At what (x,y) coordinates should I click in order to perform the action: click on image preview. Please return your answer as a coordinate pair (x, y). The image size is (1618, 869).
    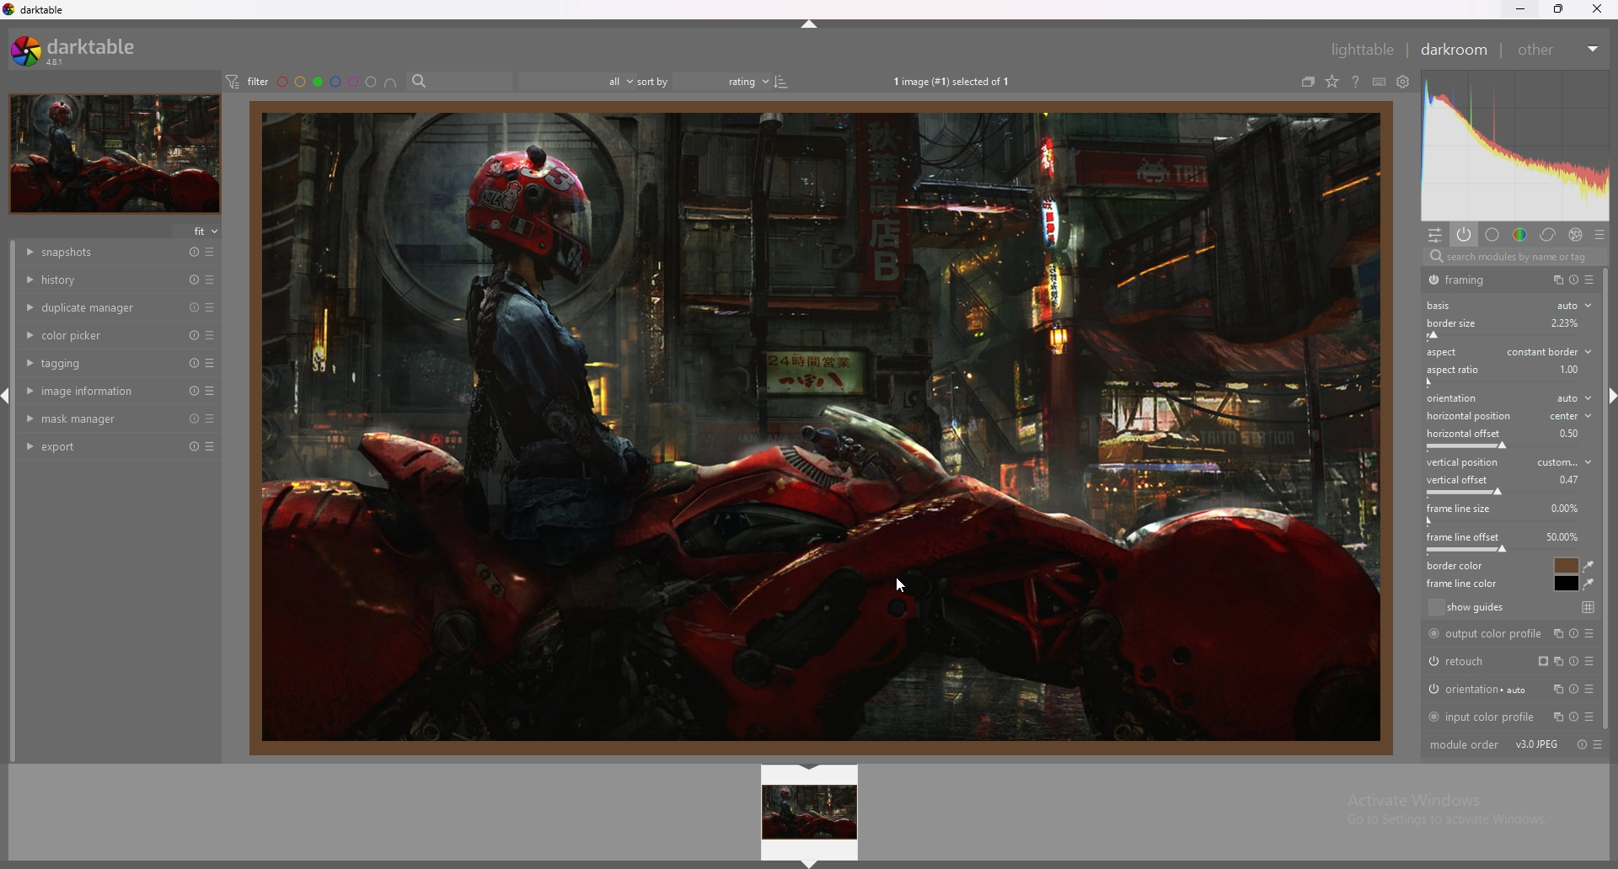
    Looking at the image, I should click on (811, 813).